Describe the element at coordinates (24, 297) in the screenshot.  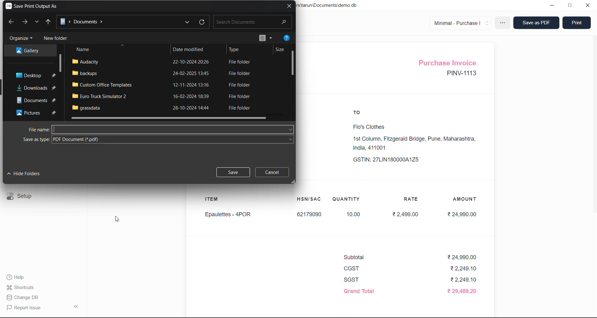
I see `| Change DB` at that location.